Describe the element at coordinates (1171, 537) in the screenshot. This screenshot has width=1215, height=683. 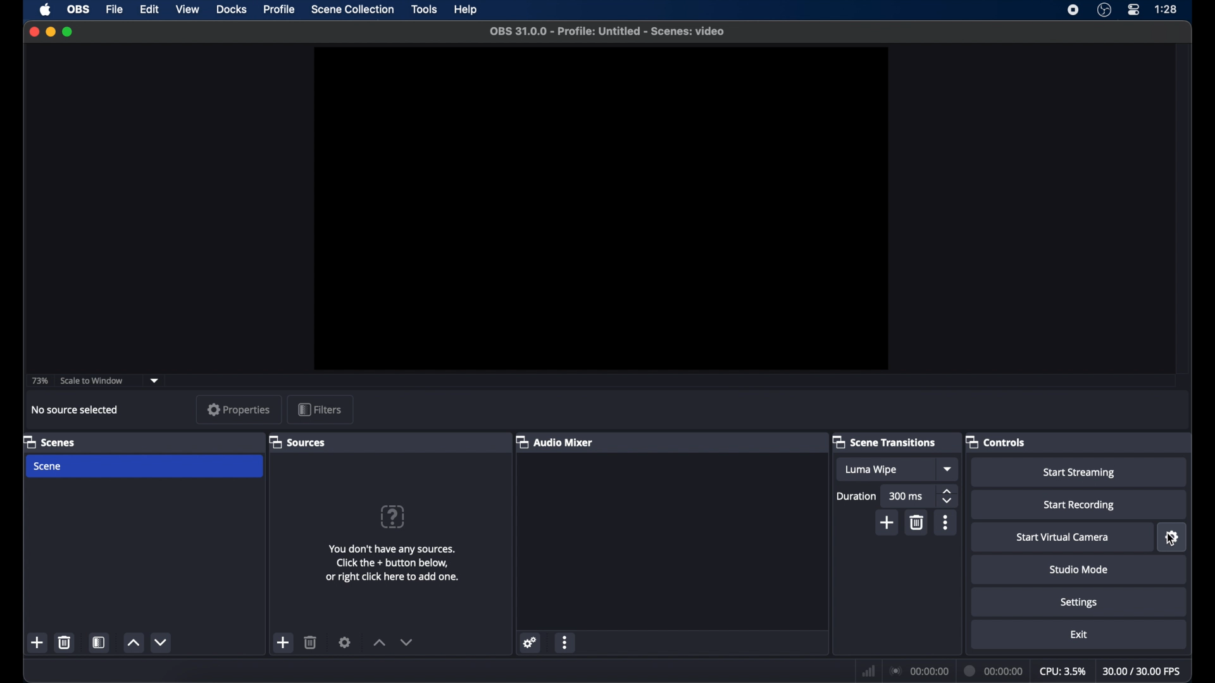
I see `settings` at that location.